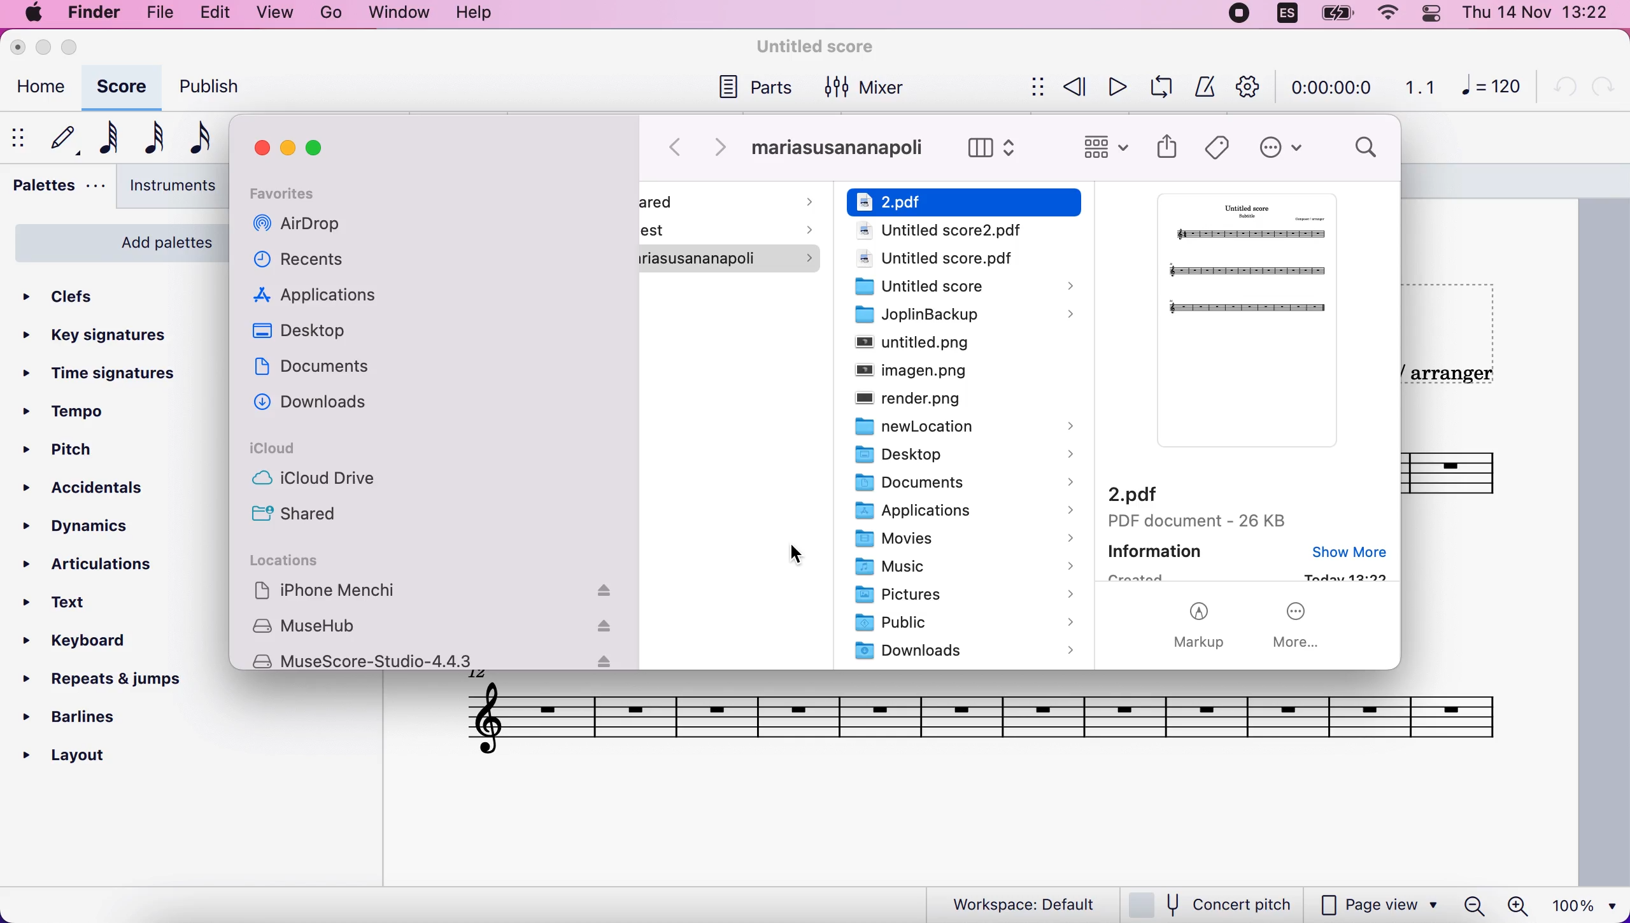 The image size is (1630, 923). What do you see at coordinates (440, 591) in the screenshot?
I see `locations names` at bounding box center [440, 591].